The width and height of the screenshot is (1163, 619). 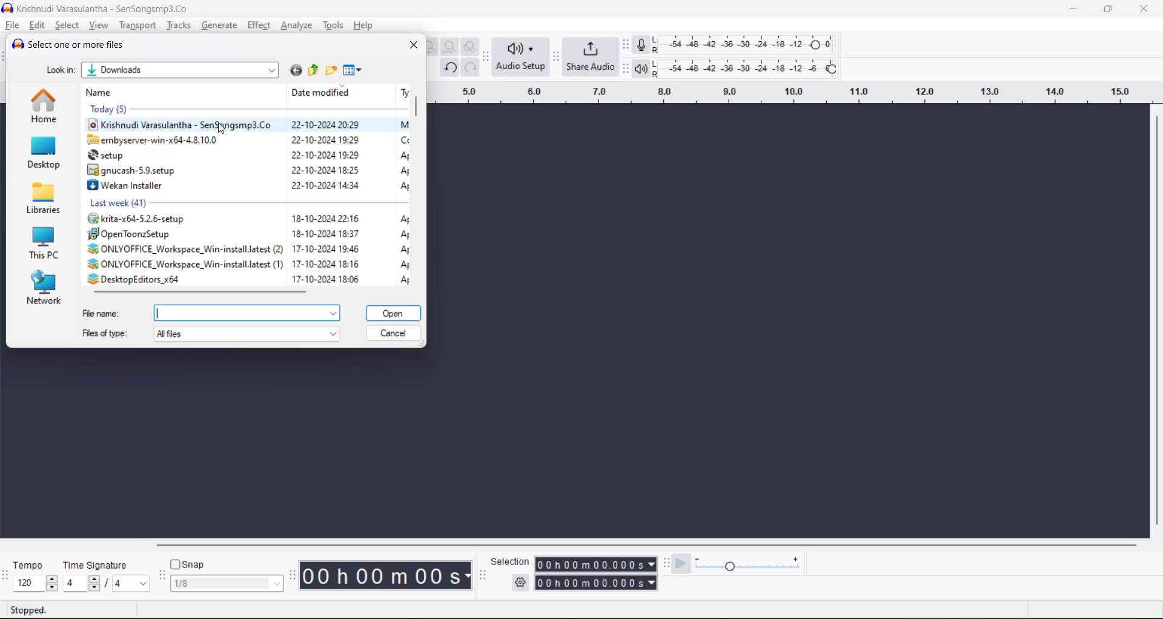 I want to click on playback meter, so click(x=647, y=68).